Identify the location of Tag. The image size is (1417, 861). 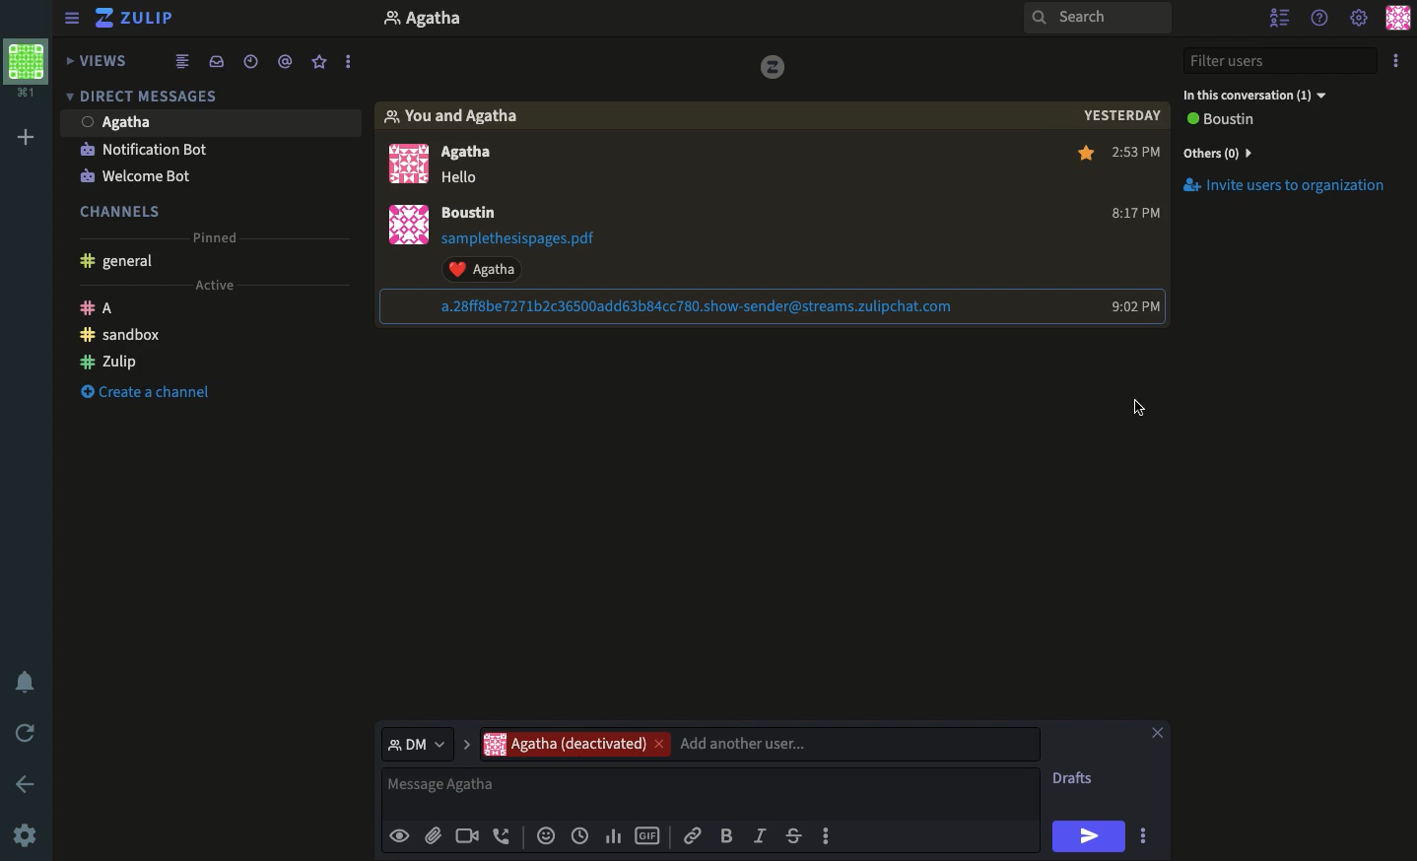
(285, 62).